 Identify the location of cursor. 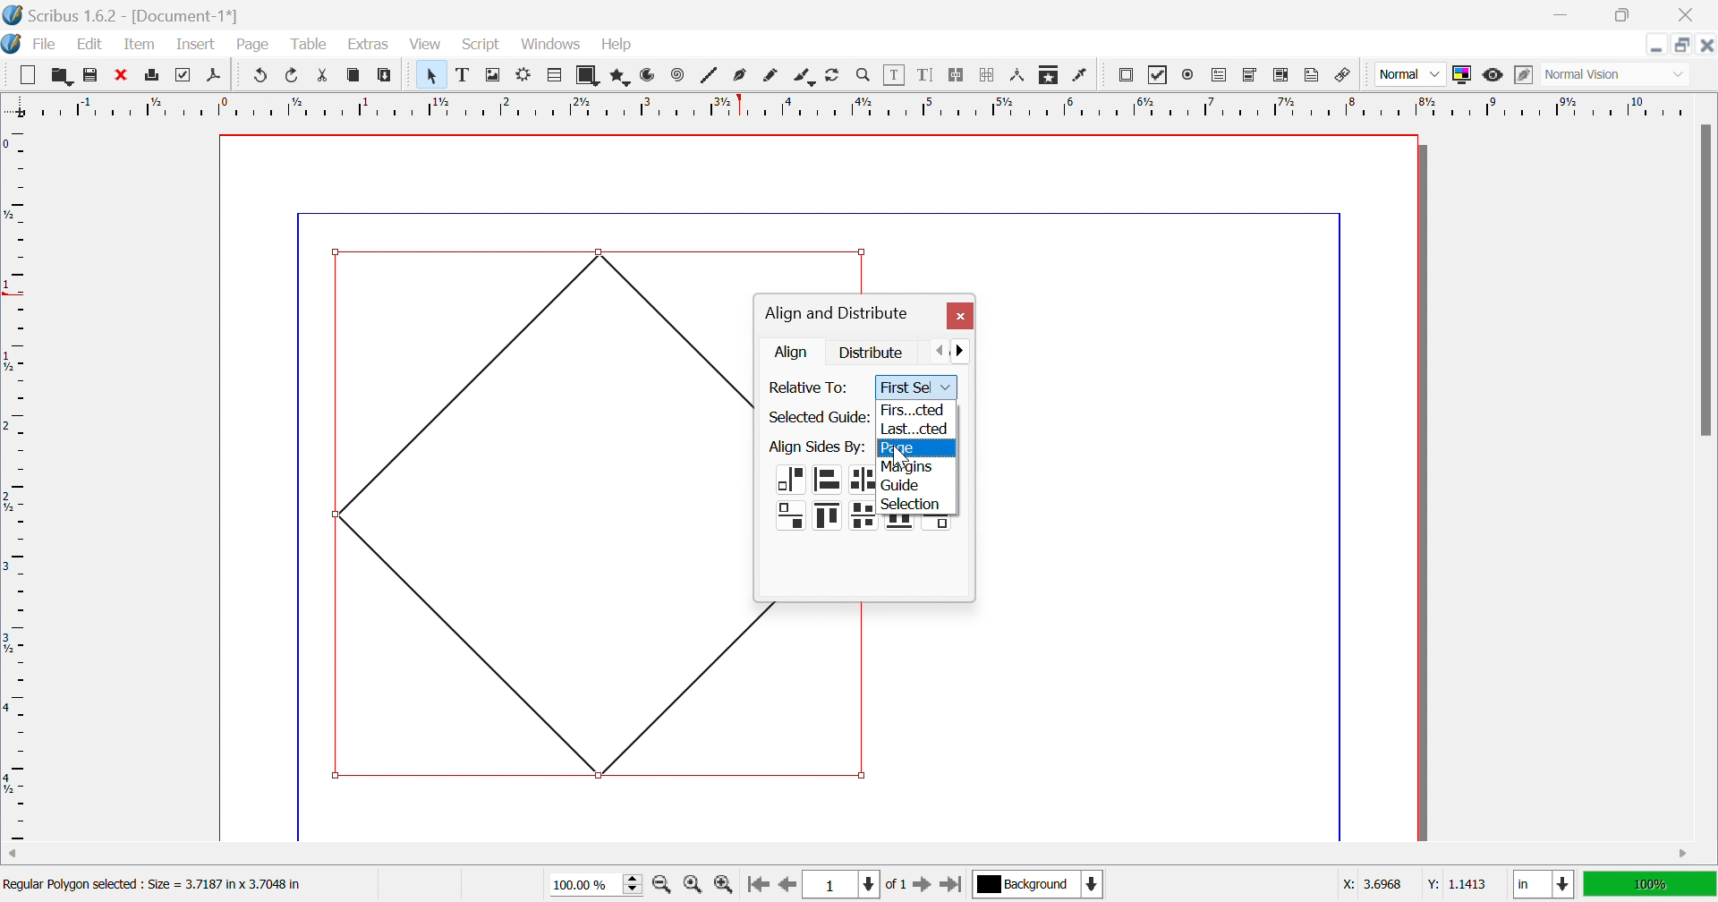
(905, 453).